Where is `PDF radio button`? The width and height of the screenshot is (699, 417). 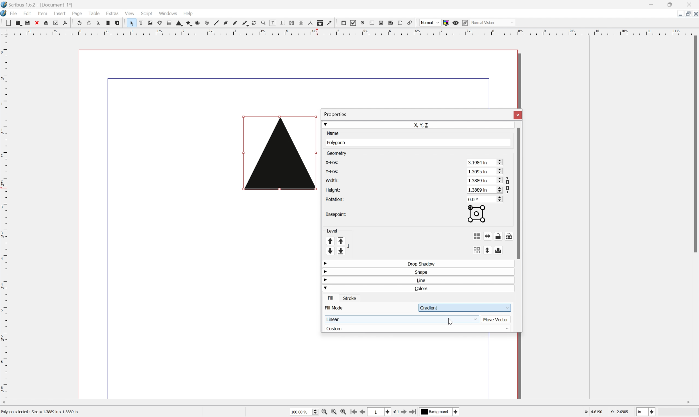
PDF radio button is located at coordinates (362, 23).